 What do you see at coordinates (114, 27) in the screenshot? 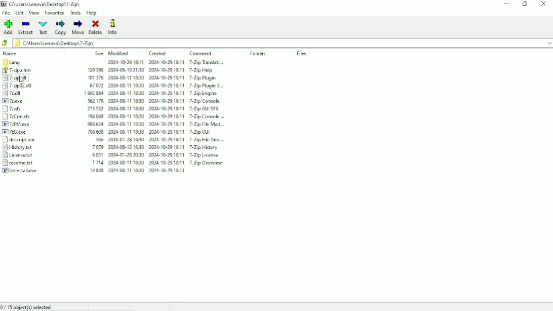
I see `Info` at bounding box center [114, 27].